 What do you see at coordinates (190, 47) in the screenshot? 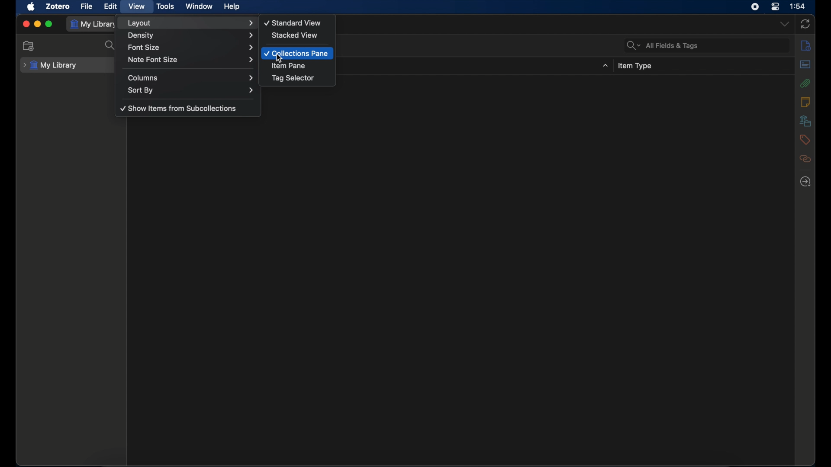
I see `font size` at bounding box center [190, 47].